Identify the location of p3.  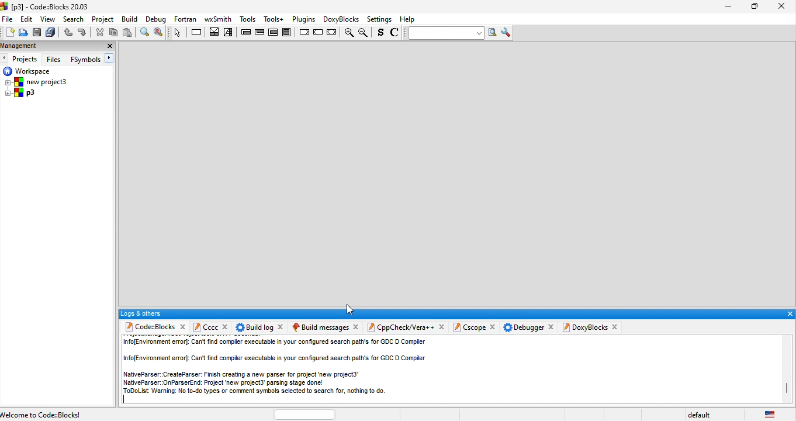
(21, 94).